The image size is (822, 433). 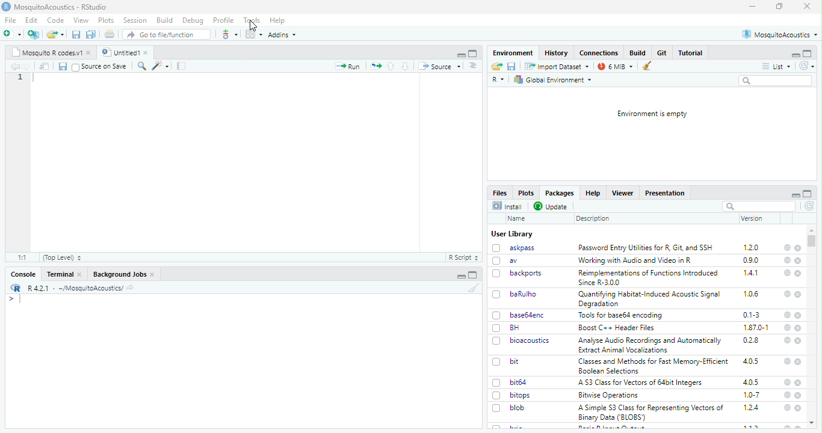 I want to click on scroll down, so click(x=812, y=423).